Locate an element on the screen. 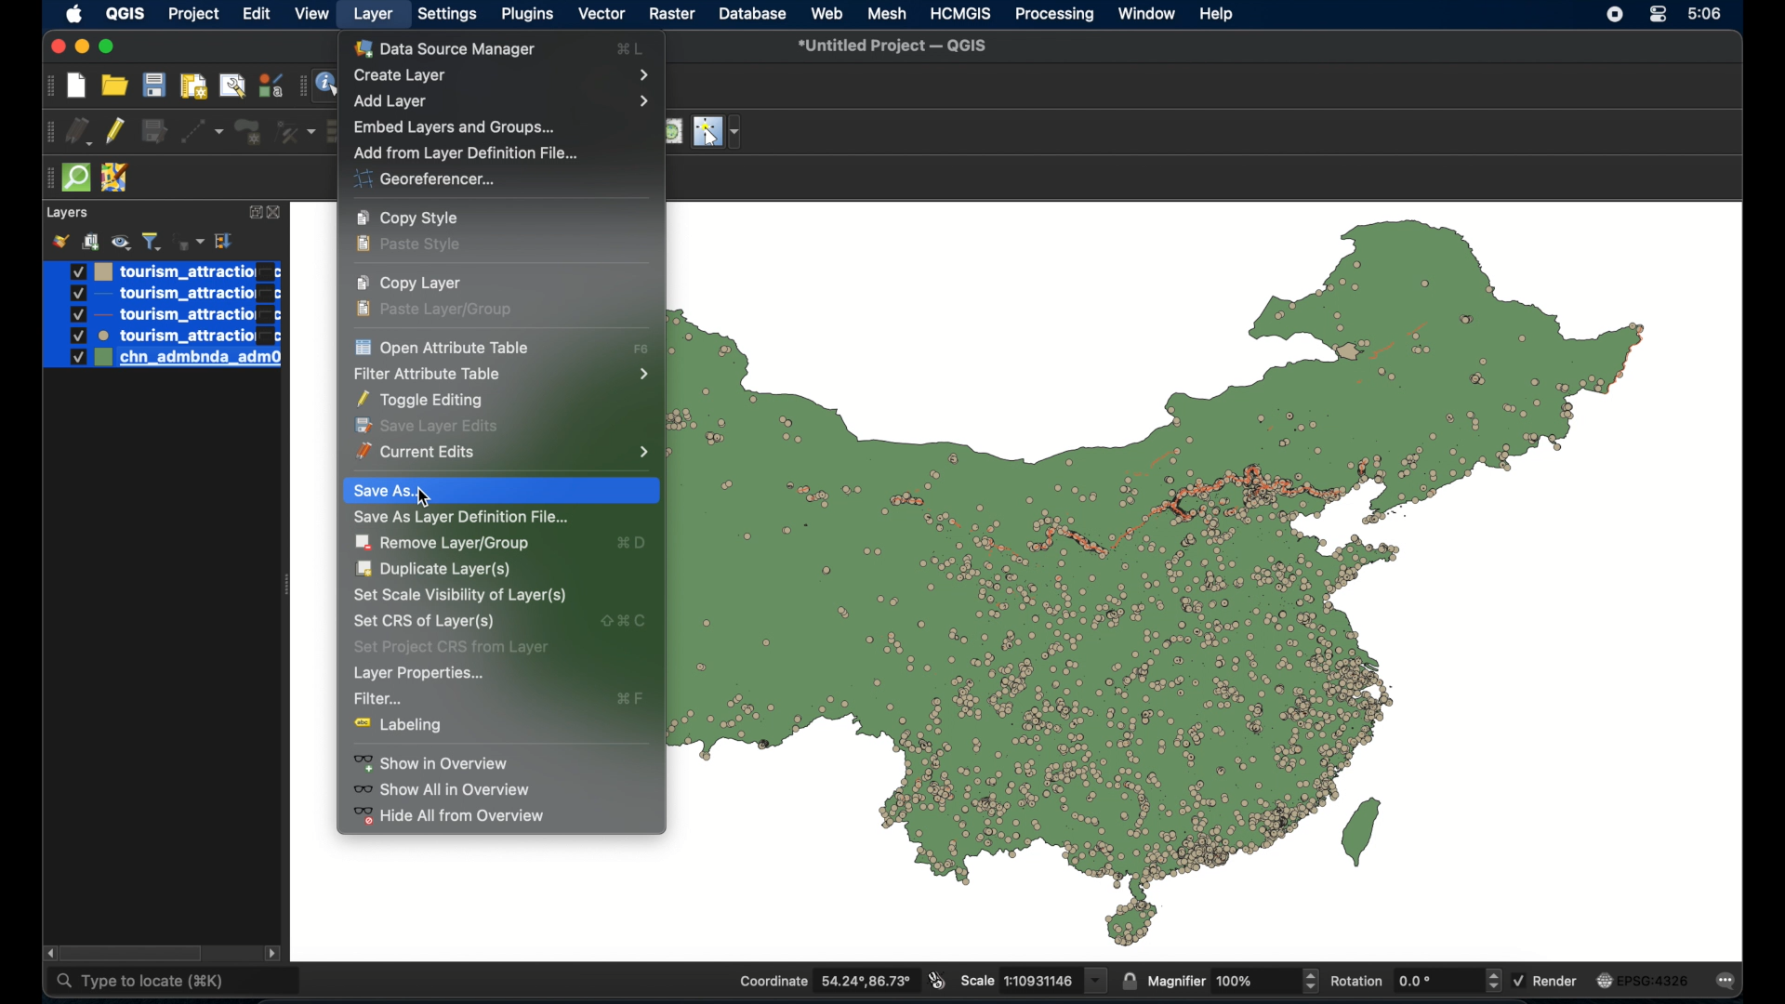 The height and width of the screenshot is (1004, 1785). layer 2 is located at coordinates (163, 295).